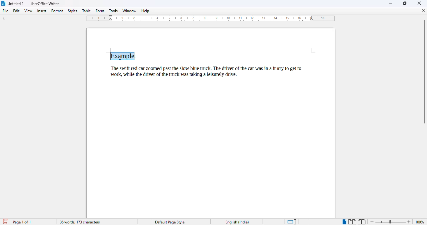 This screenshot has width=427, height=225. What do you see at coordinates (419, 3) in the screenshot?
I see `close` at bounding box center [419, 3].